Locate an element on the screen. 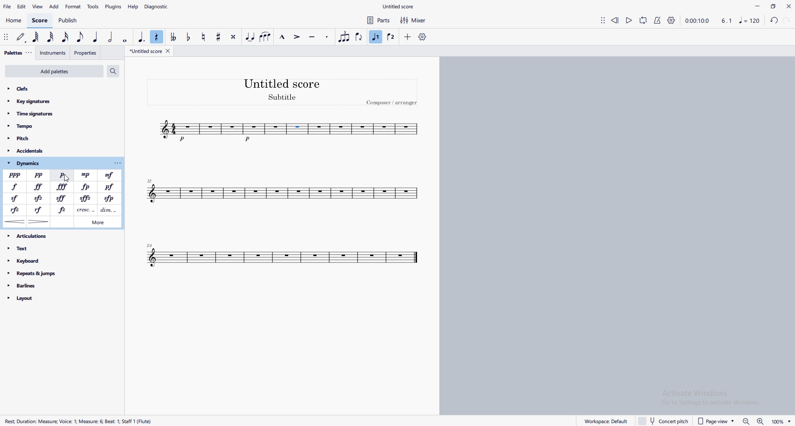 Image resolution: width=795 pixels, height=426 pixels. untitled score is located at coordinates (146, 51).